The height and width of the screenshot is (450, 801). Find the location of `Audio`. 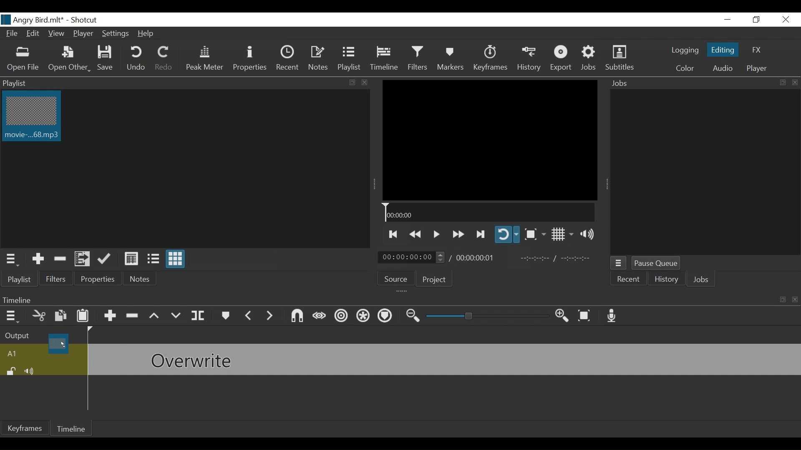

Audio is located at coordinates (722, 68).